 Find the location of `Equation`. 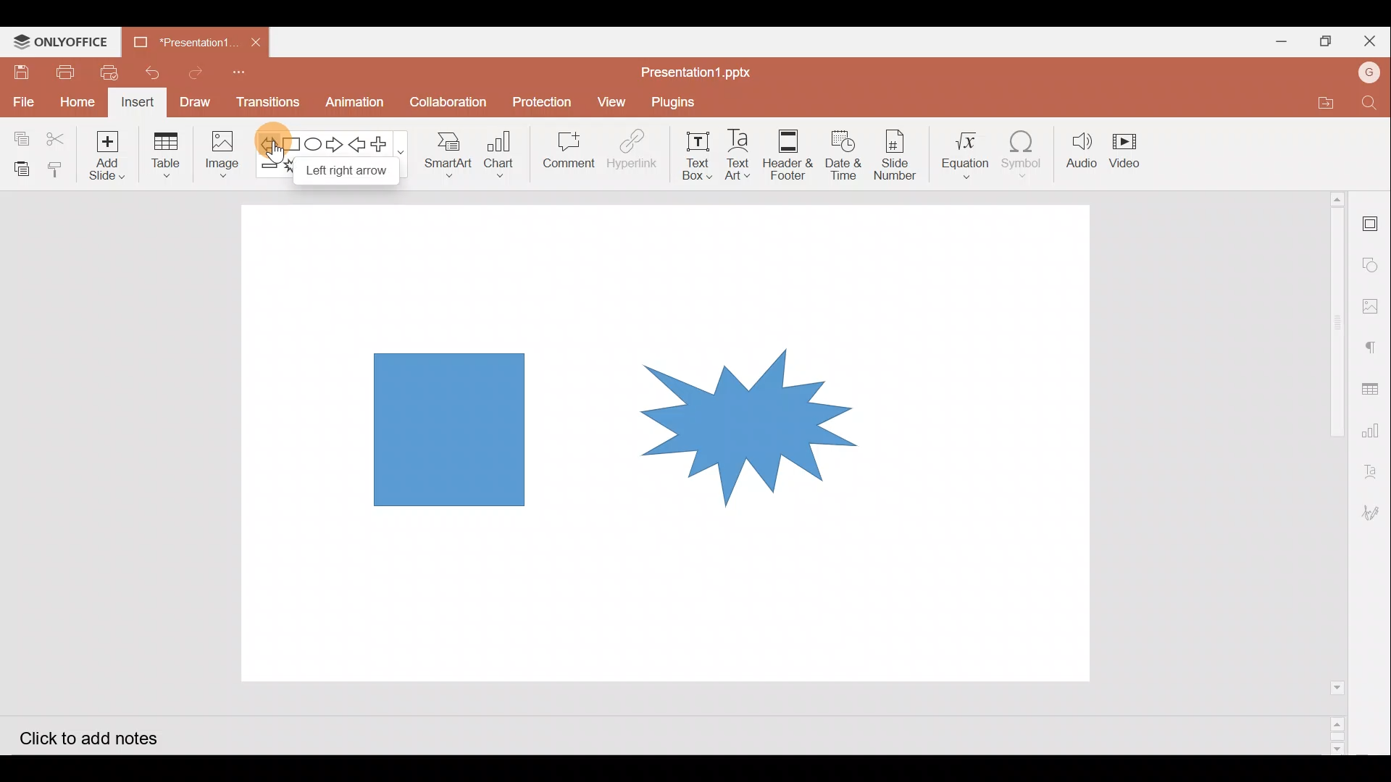

Equation is located at coordinates (961, 153).